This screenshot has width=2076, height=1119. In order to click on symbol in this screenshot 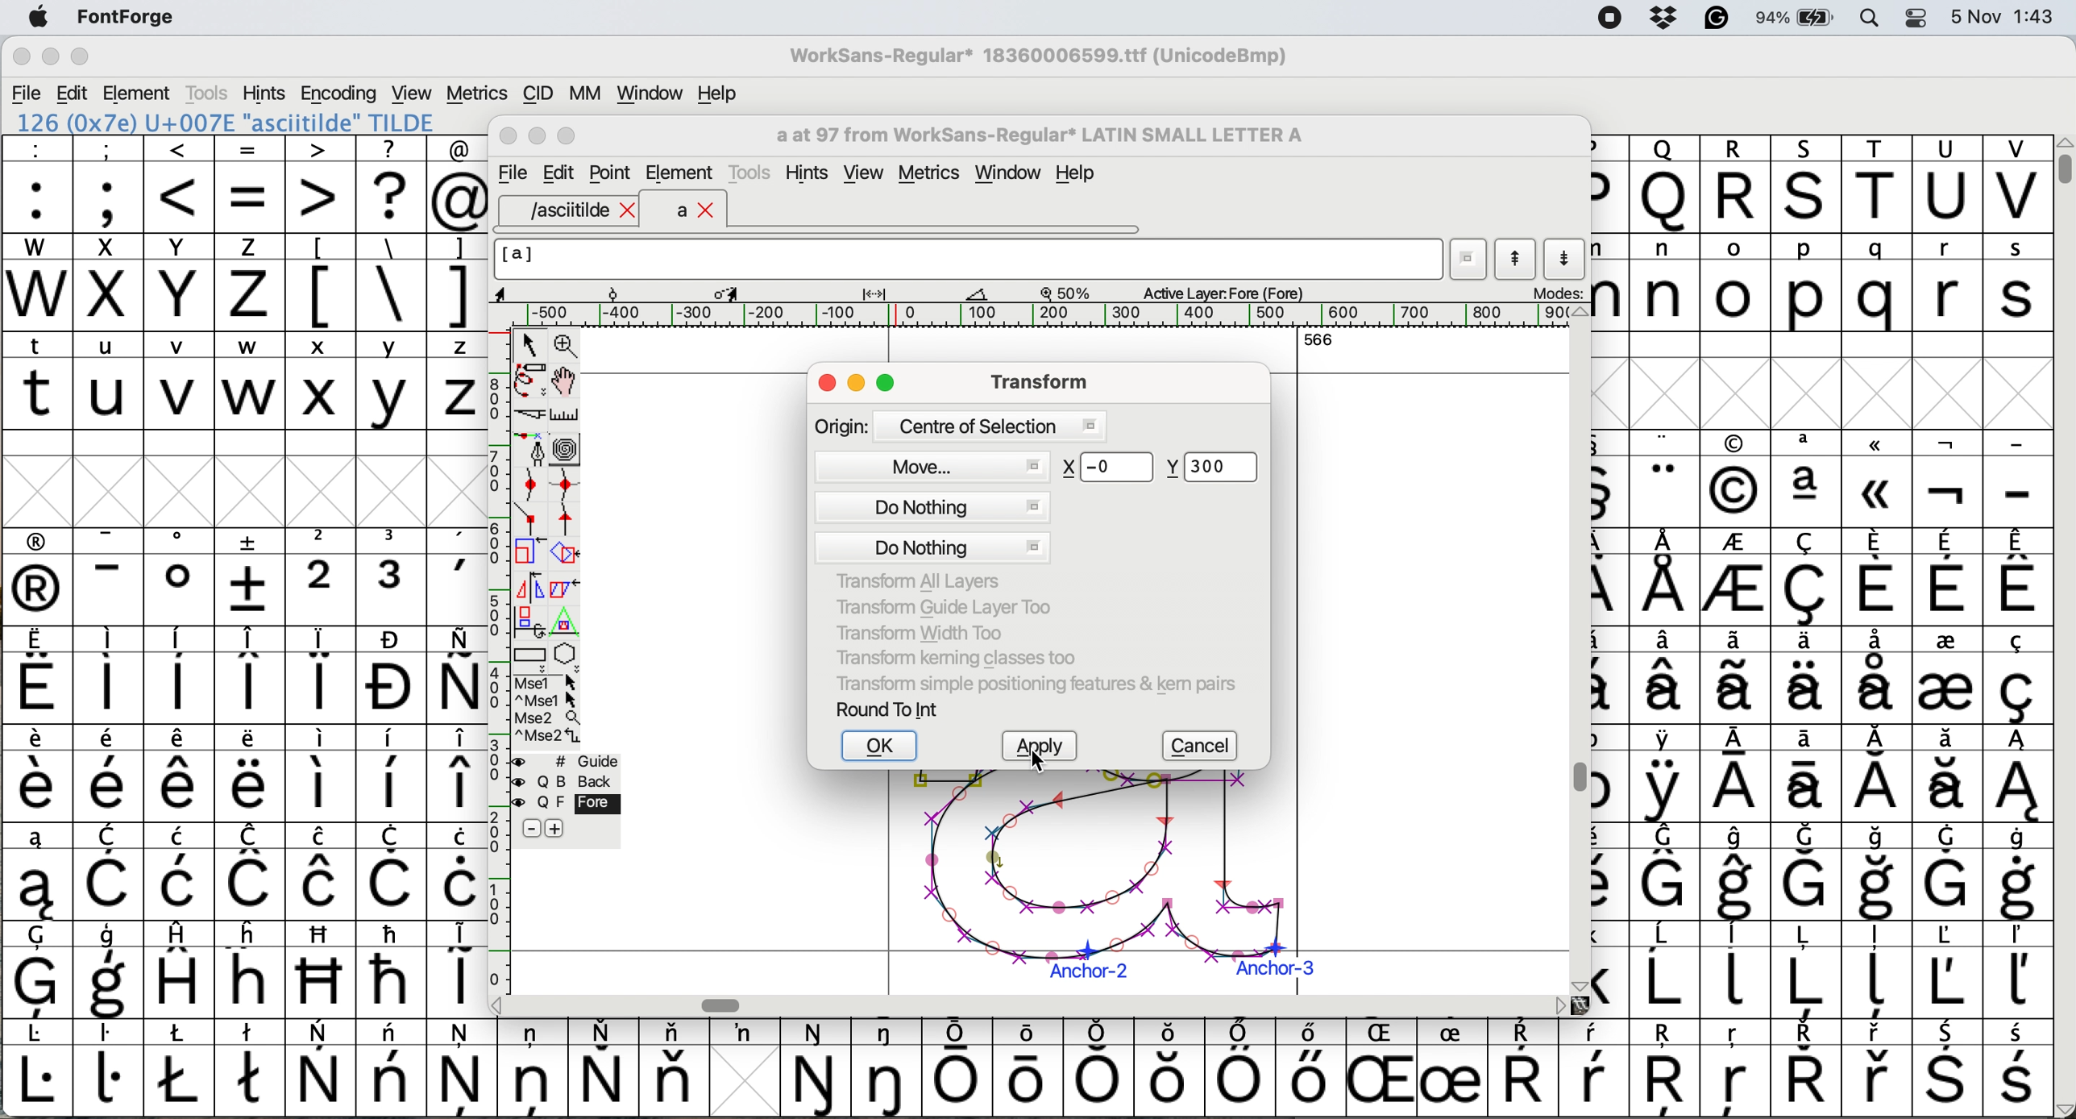, I will do `click(180, 675)`.